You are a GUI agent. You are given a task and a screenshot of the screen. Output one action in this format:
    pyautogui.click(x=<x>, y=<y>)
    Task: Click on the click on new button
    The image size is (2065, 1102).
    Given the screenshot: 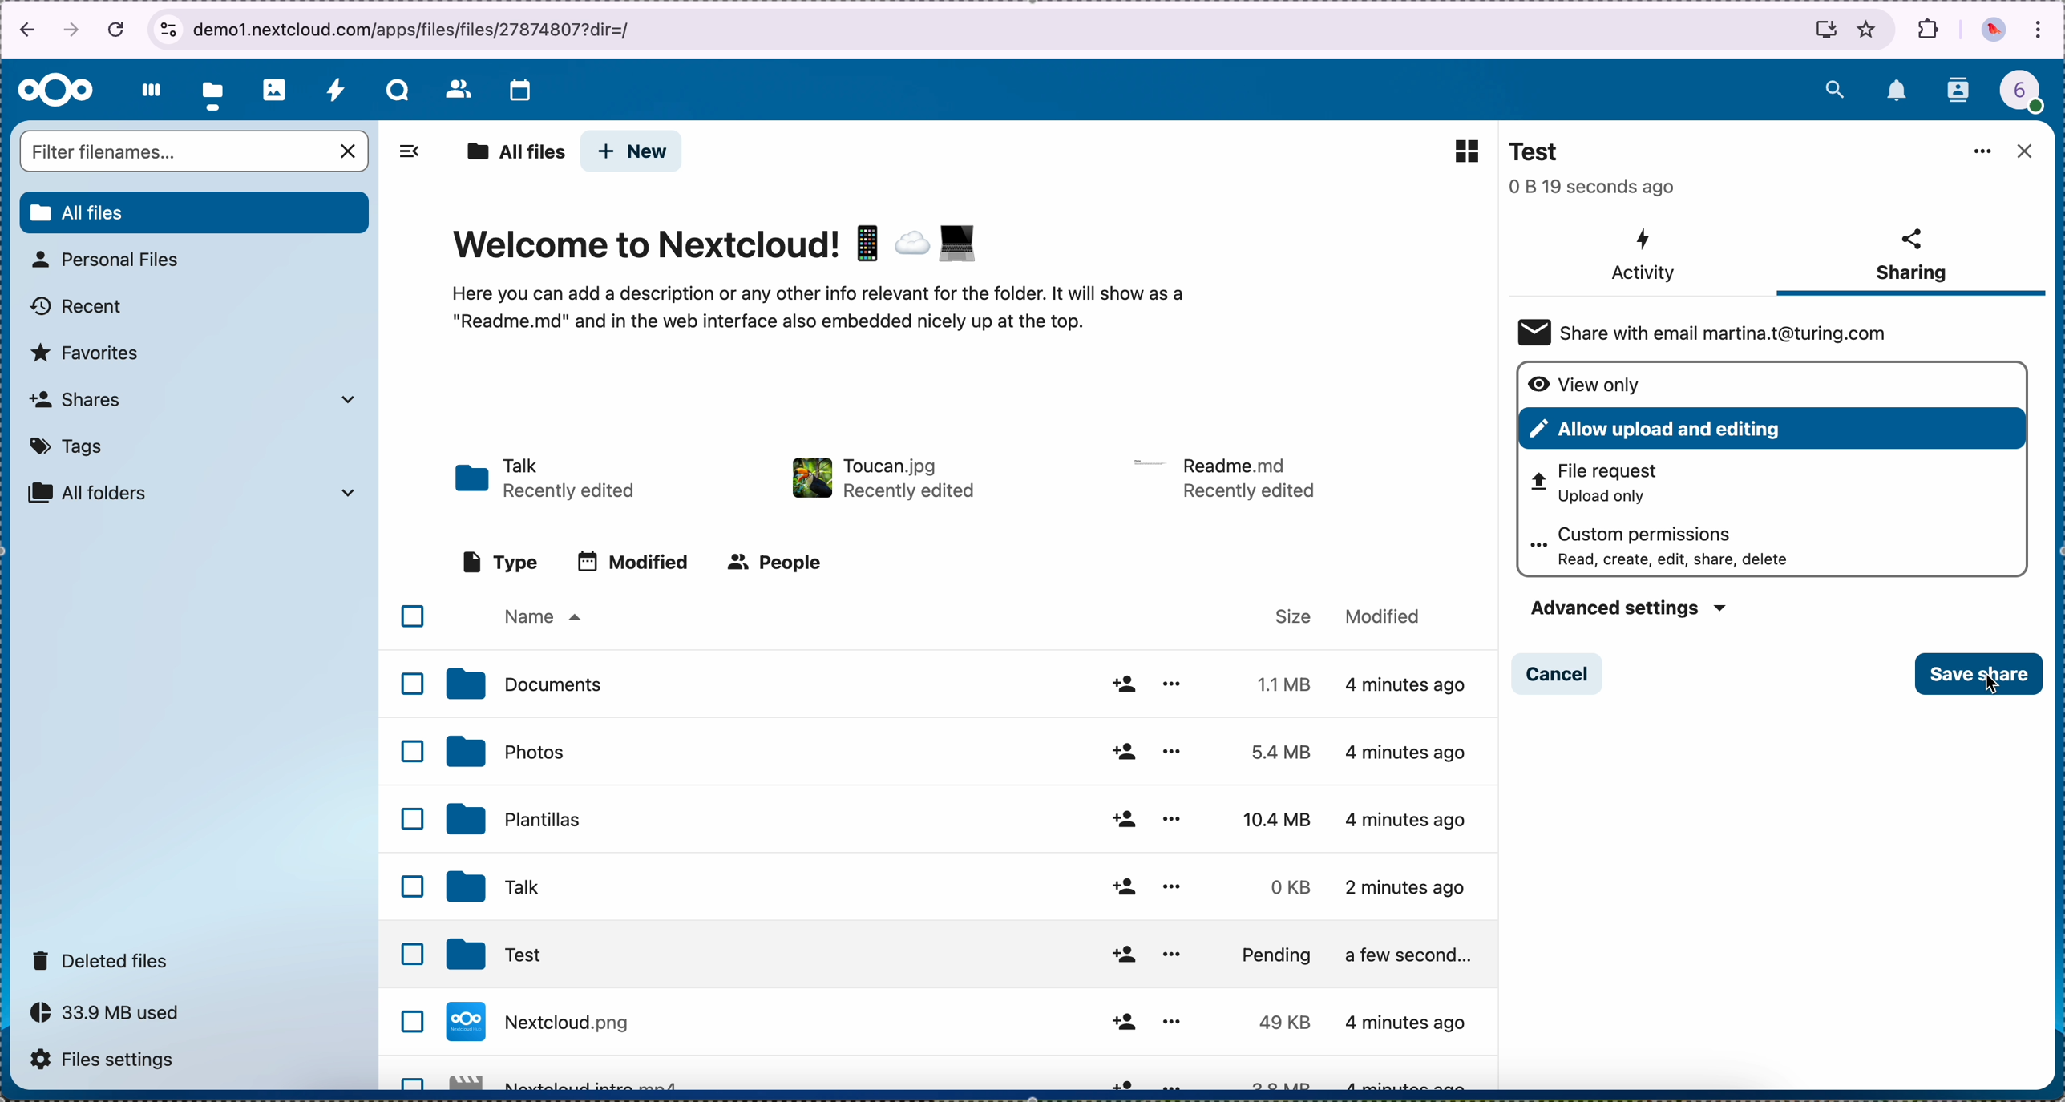 What is the action you would take?
    pyautogui.click(x=632, y=152)
    